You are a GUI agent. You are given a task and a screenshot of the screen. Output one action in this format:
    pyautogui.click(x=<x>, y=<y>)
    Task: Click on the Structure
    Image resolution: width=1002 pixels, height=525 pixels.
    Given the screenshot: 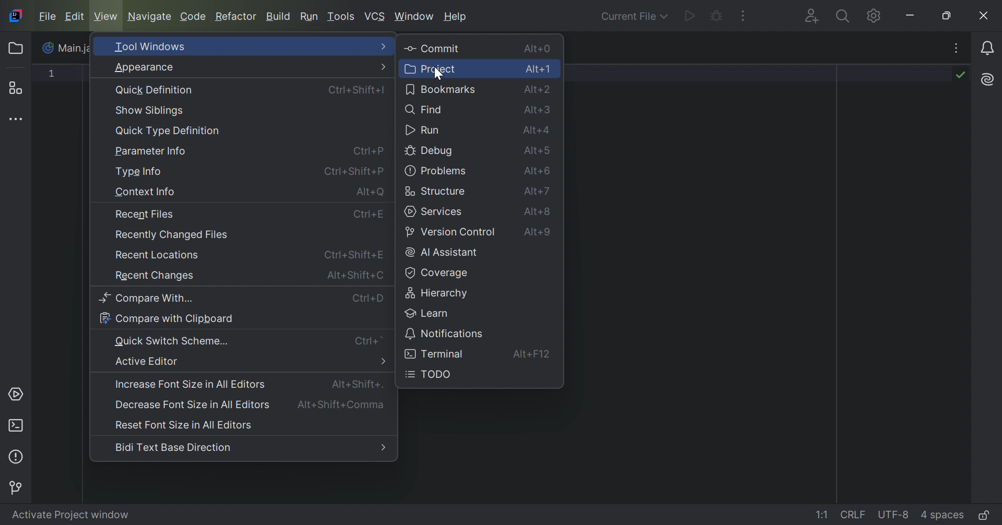 What is the action you would take?
    pyautogui.click(x=19, y=88)
    